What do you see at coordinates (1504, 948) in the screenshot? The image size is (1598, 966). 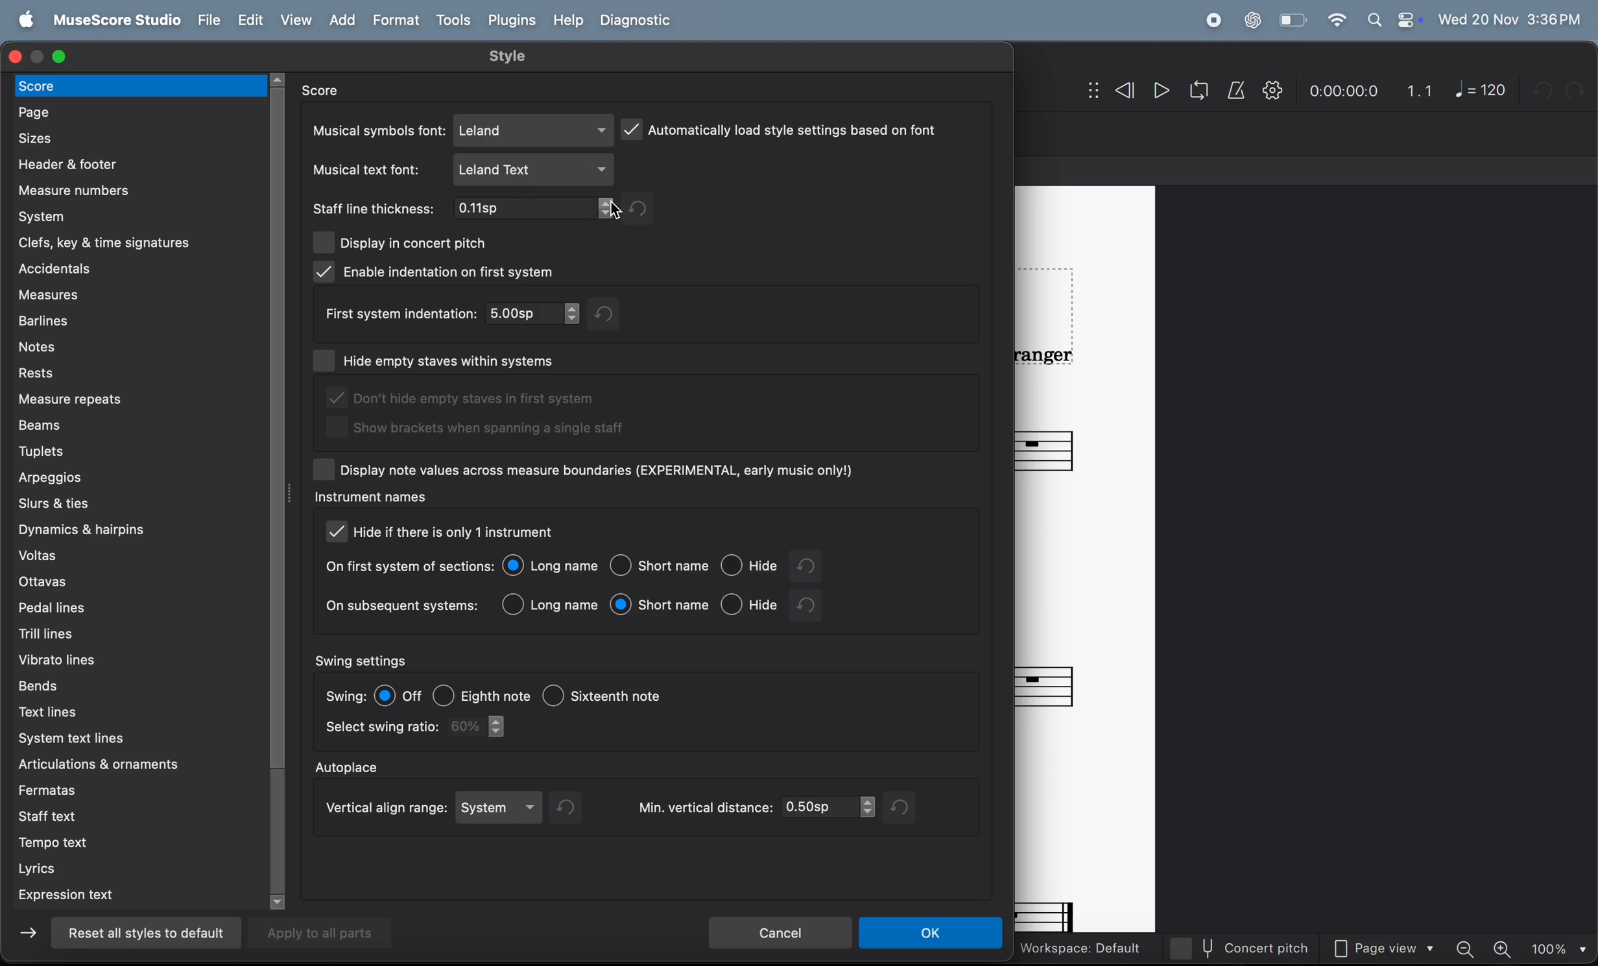 I see `zoom in` at bounding box center [1504, 948].